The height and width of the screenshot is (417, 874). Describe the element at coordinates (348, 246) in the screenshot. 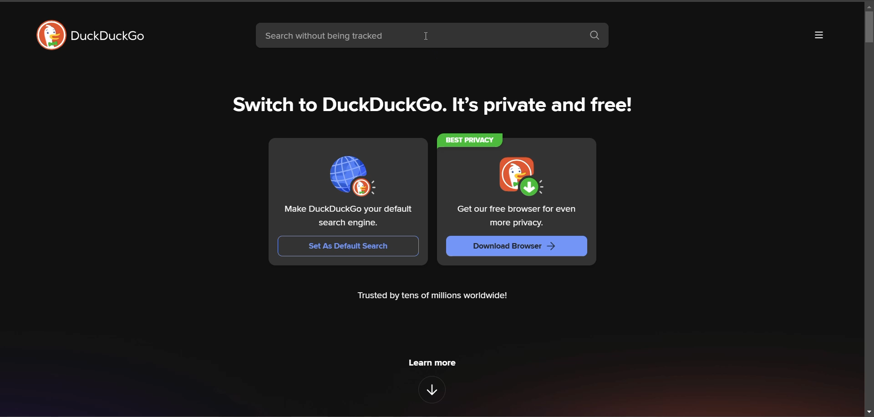

I see `set as default switch` at that location.